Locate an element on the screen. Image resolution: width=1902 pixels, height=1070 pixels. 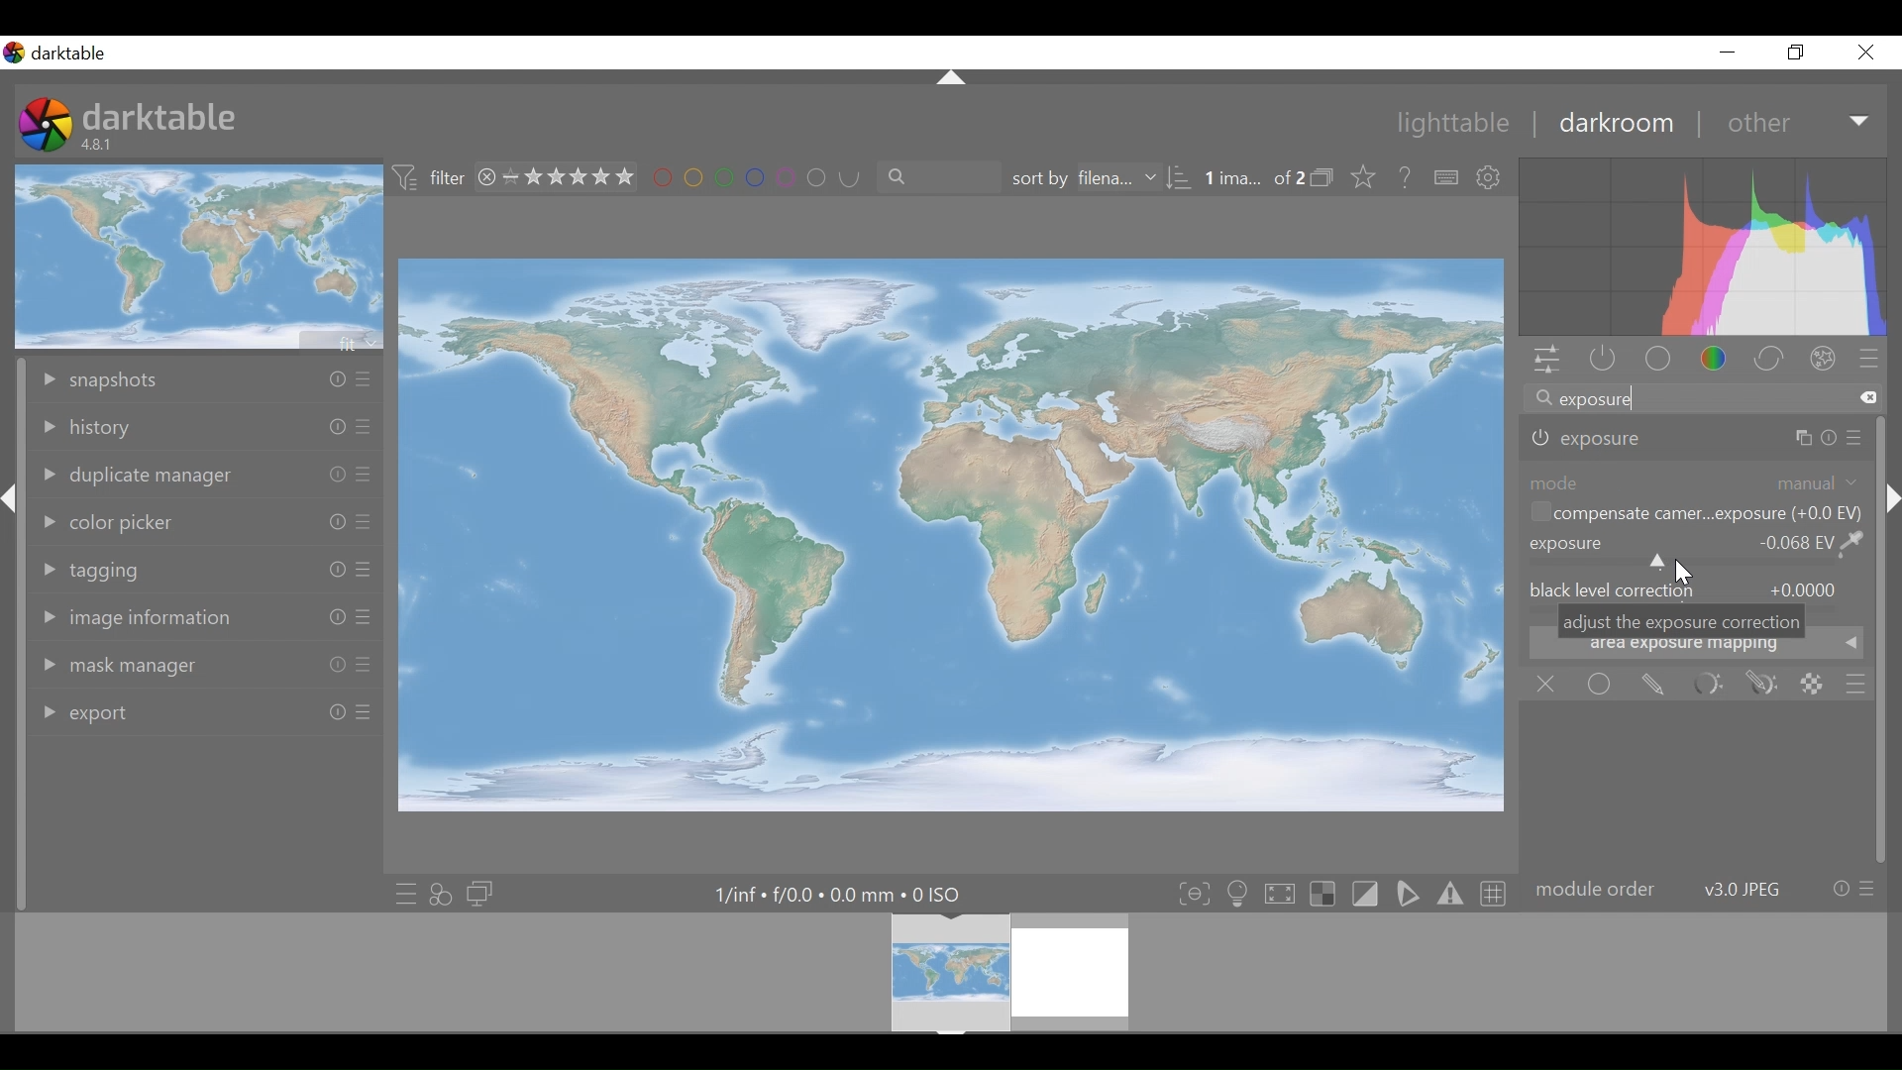
quick access panel is located at coordinates (1548, 361).